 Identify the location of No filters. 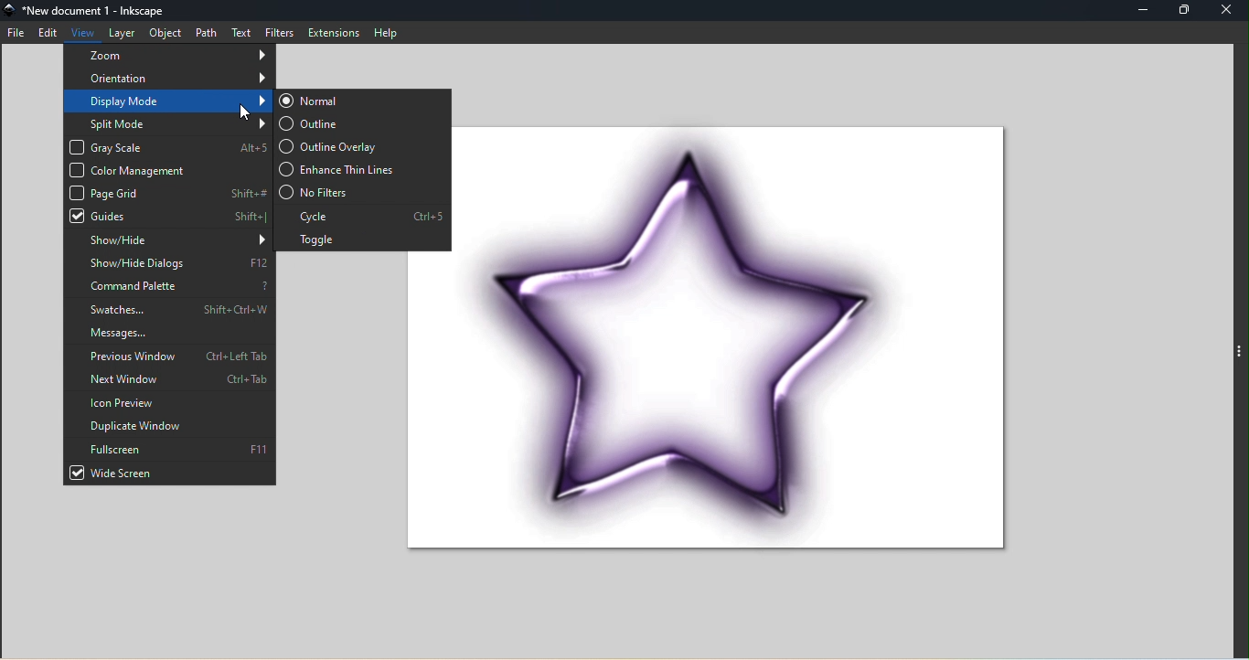
(358, 192).